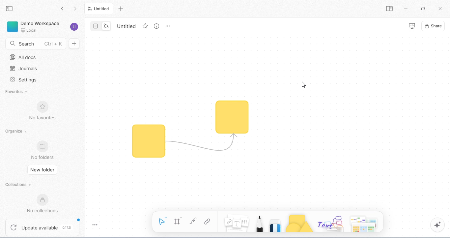 The width and height of the screenshot is (450, 238). Describe the element at coordinates (163, 221) in the screenshot. I see `select` at that location.